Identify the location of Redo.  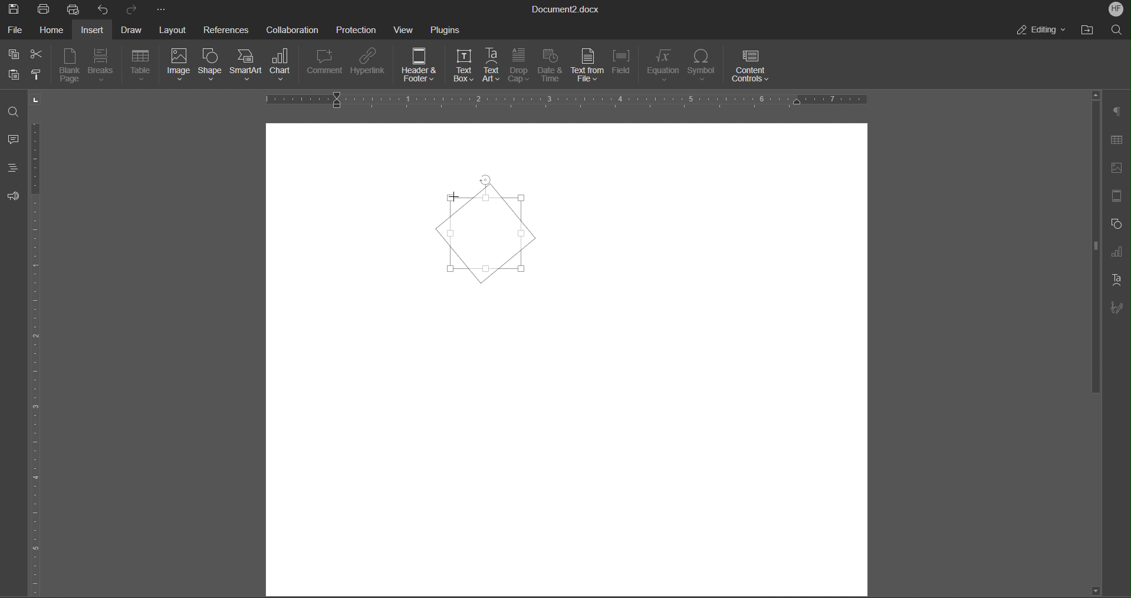
(129, 9).